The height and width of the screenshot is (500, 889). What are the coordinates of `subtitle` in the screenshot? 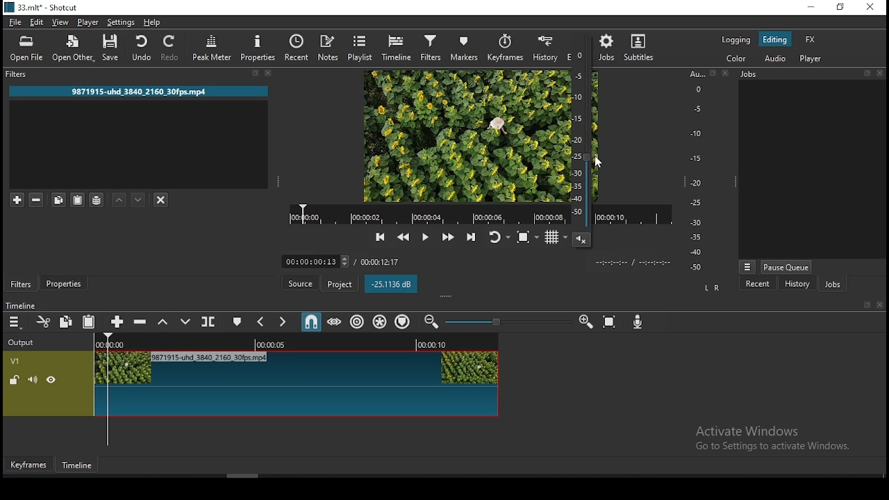 It's located at (642, 46).